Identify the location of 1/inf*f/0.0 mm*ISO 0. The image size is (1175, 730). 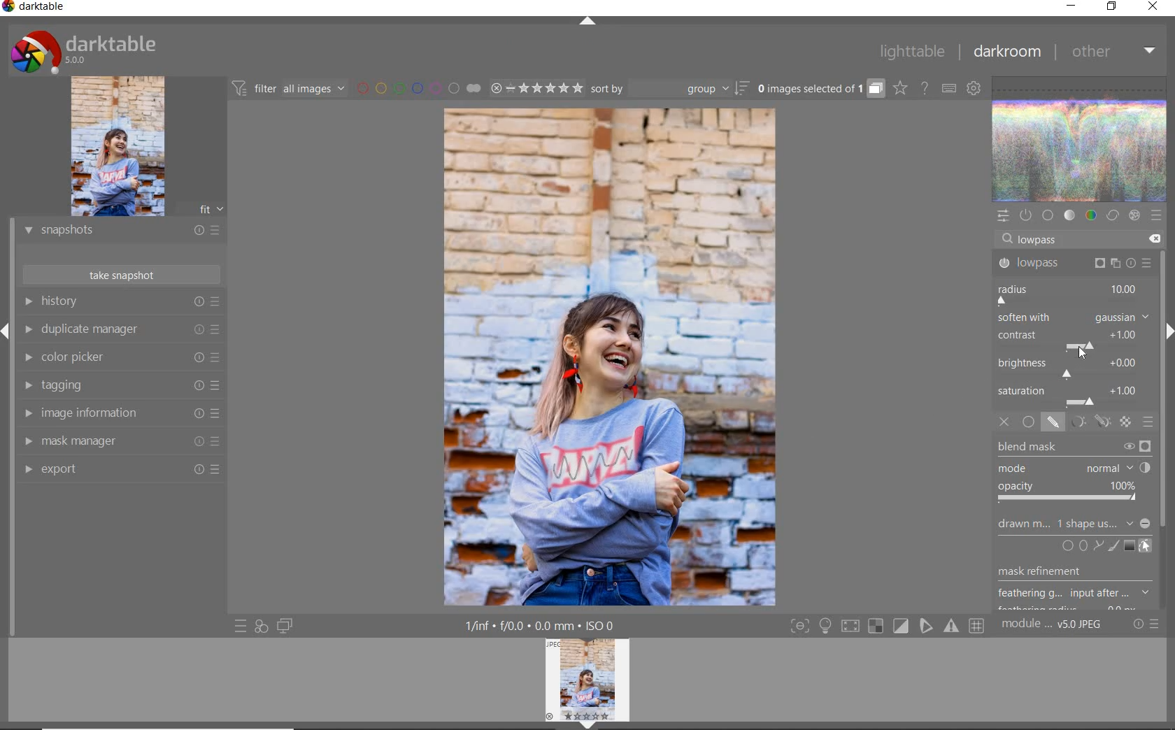
(543, 626).